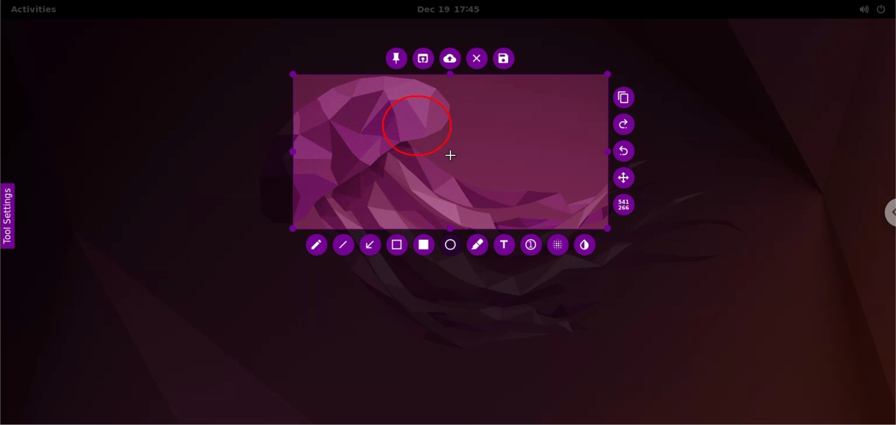 Image resolution: width=896 pixels, height=425 pixels. What do you see at coordinates (416, 122) in the screenshot?
I see `circle` at bounding box center [416, 122].